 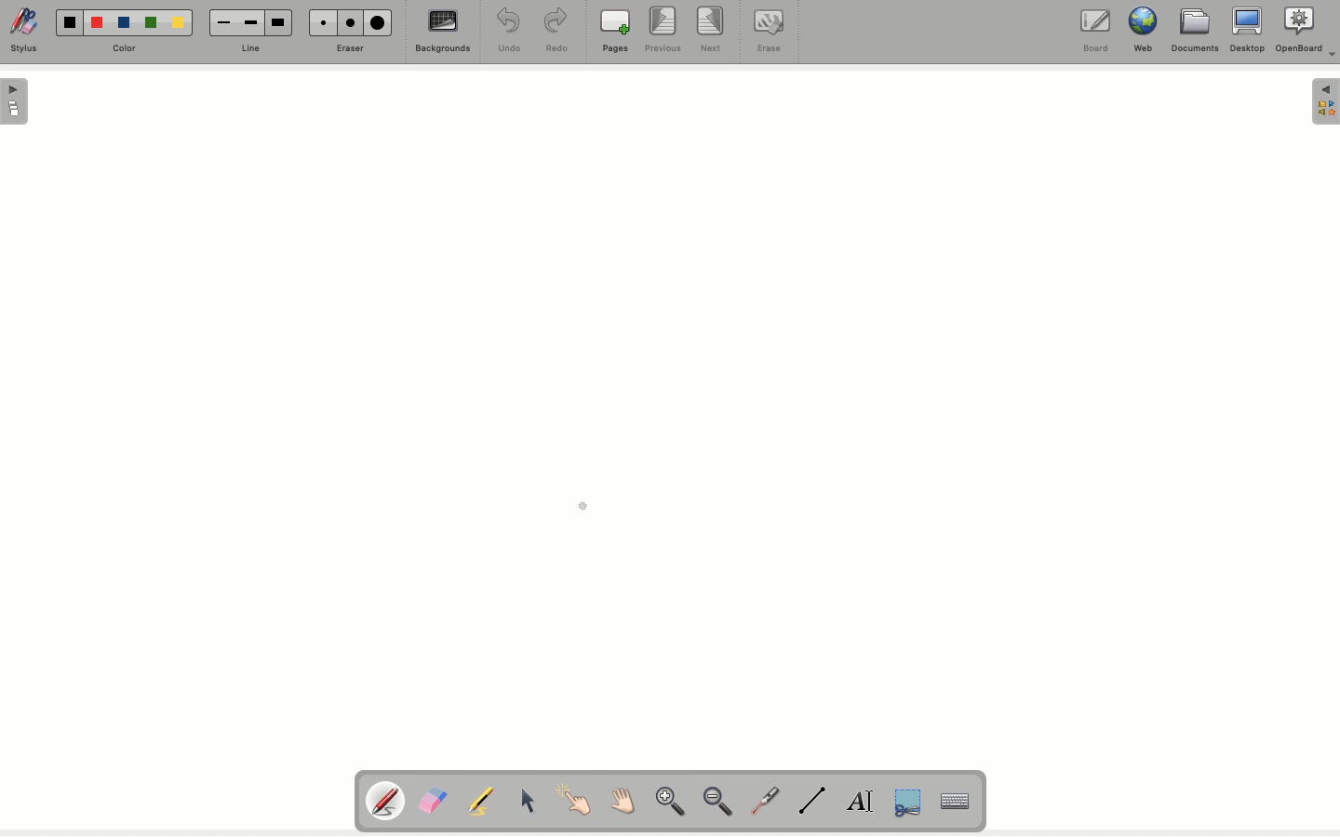 What do you see at coordinates (181, 25) in the screenshot?
I see `Yellow` at bounding box center [181, 25].